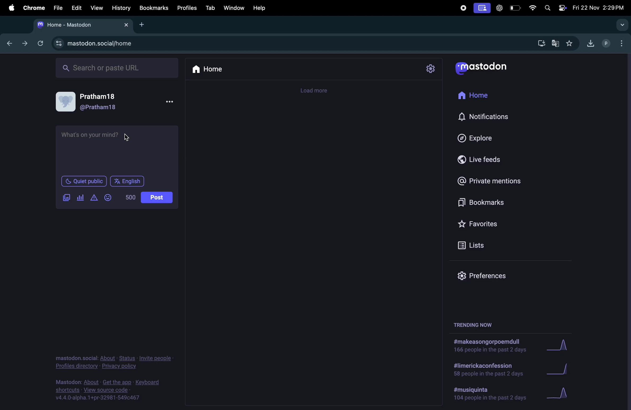 The image size is (631, 410). I want to click on bookmarks, so click(500, 202).